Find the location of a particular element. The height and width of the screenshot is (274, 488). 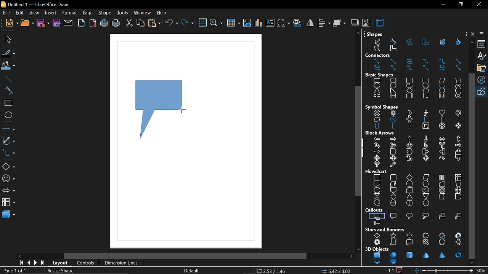

internal storage is located at coordinates (459, 177).